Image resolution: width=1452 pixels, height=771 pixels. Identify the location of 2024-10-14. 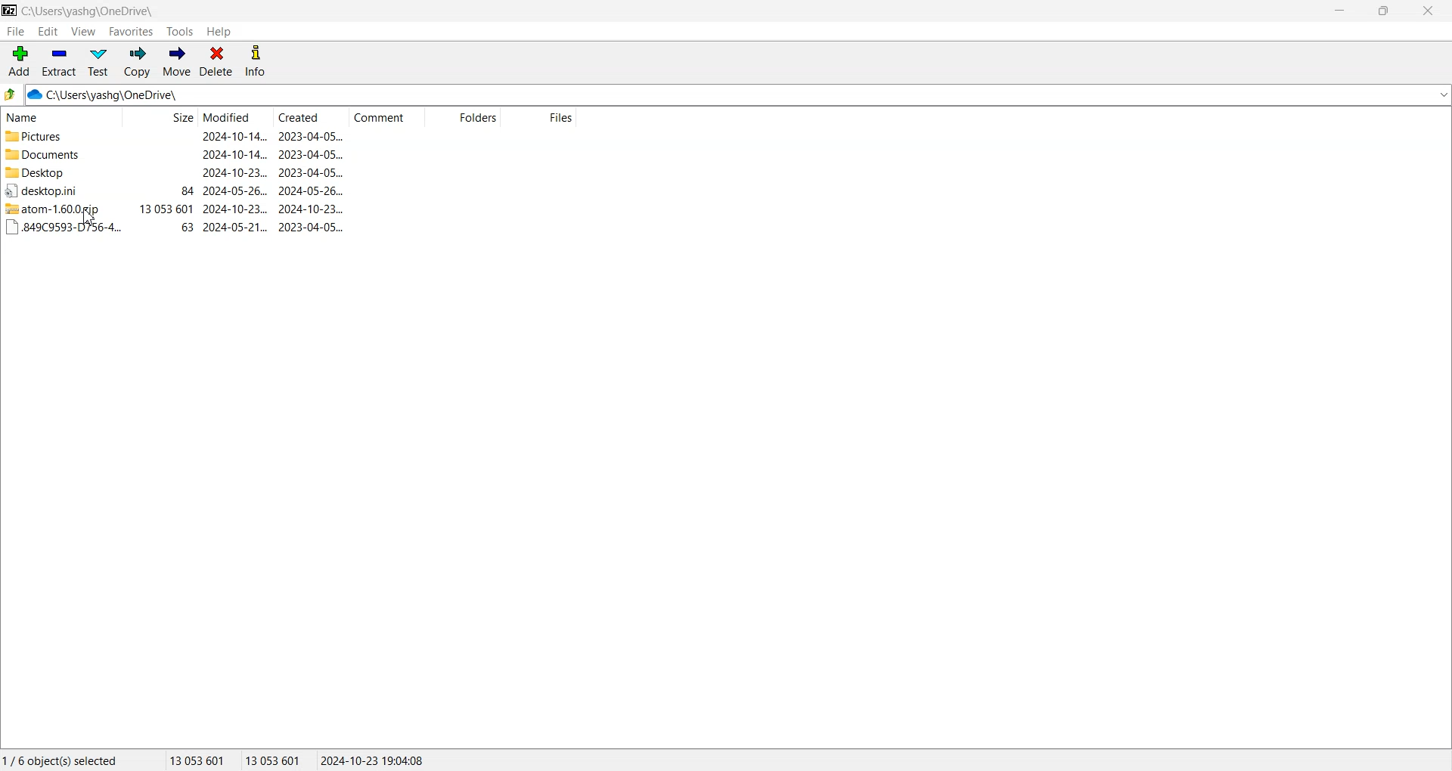
(234, 136).